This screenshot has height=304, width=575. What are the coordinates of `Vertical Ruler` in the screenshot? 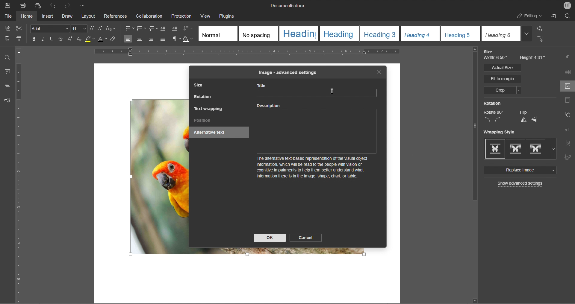 It's located at (19, 184).